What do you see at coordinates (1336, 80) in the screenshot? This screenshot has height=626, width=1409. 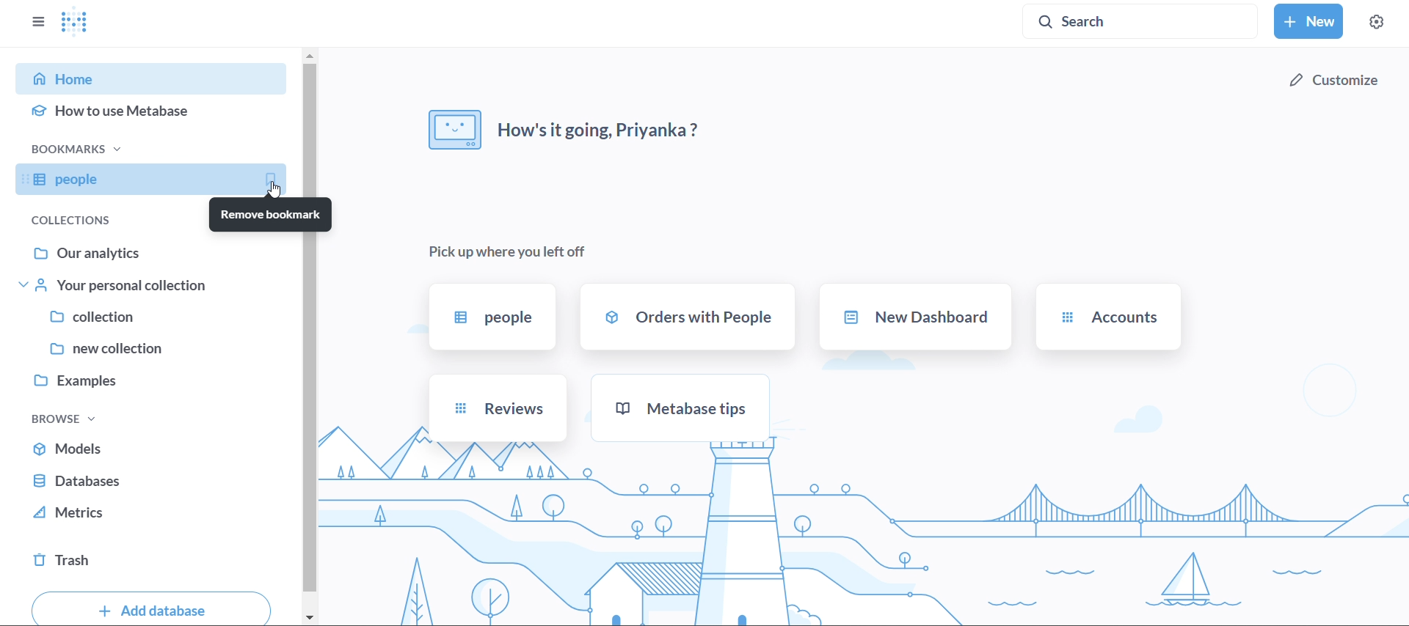 I see `customize` at bounding box center [1336, 80].